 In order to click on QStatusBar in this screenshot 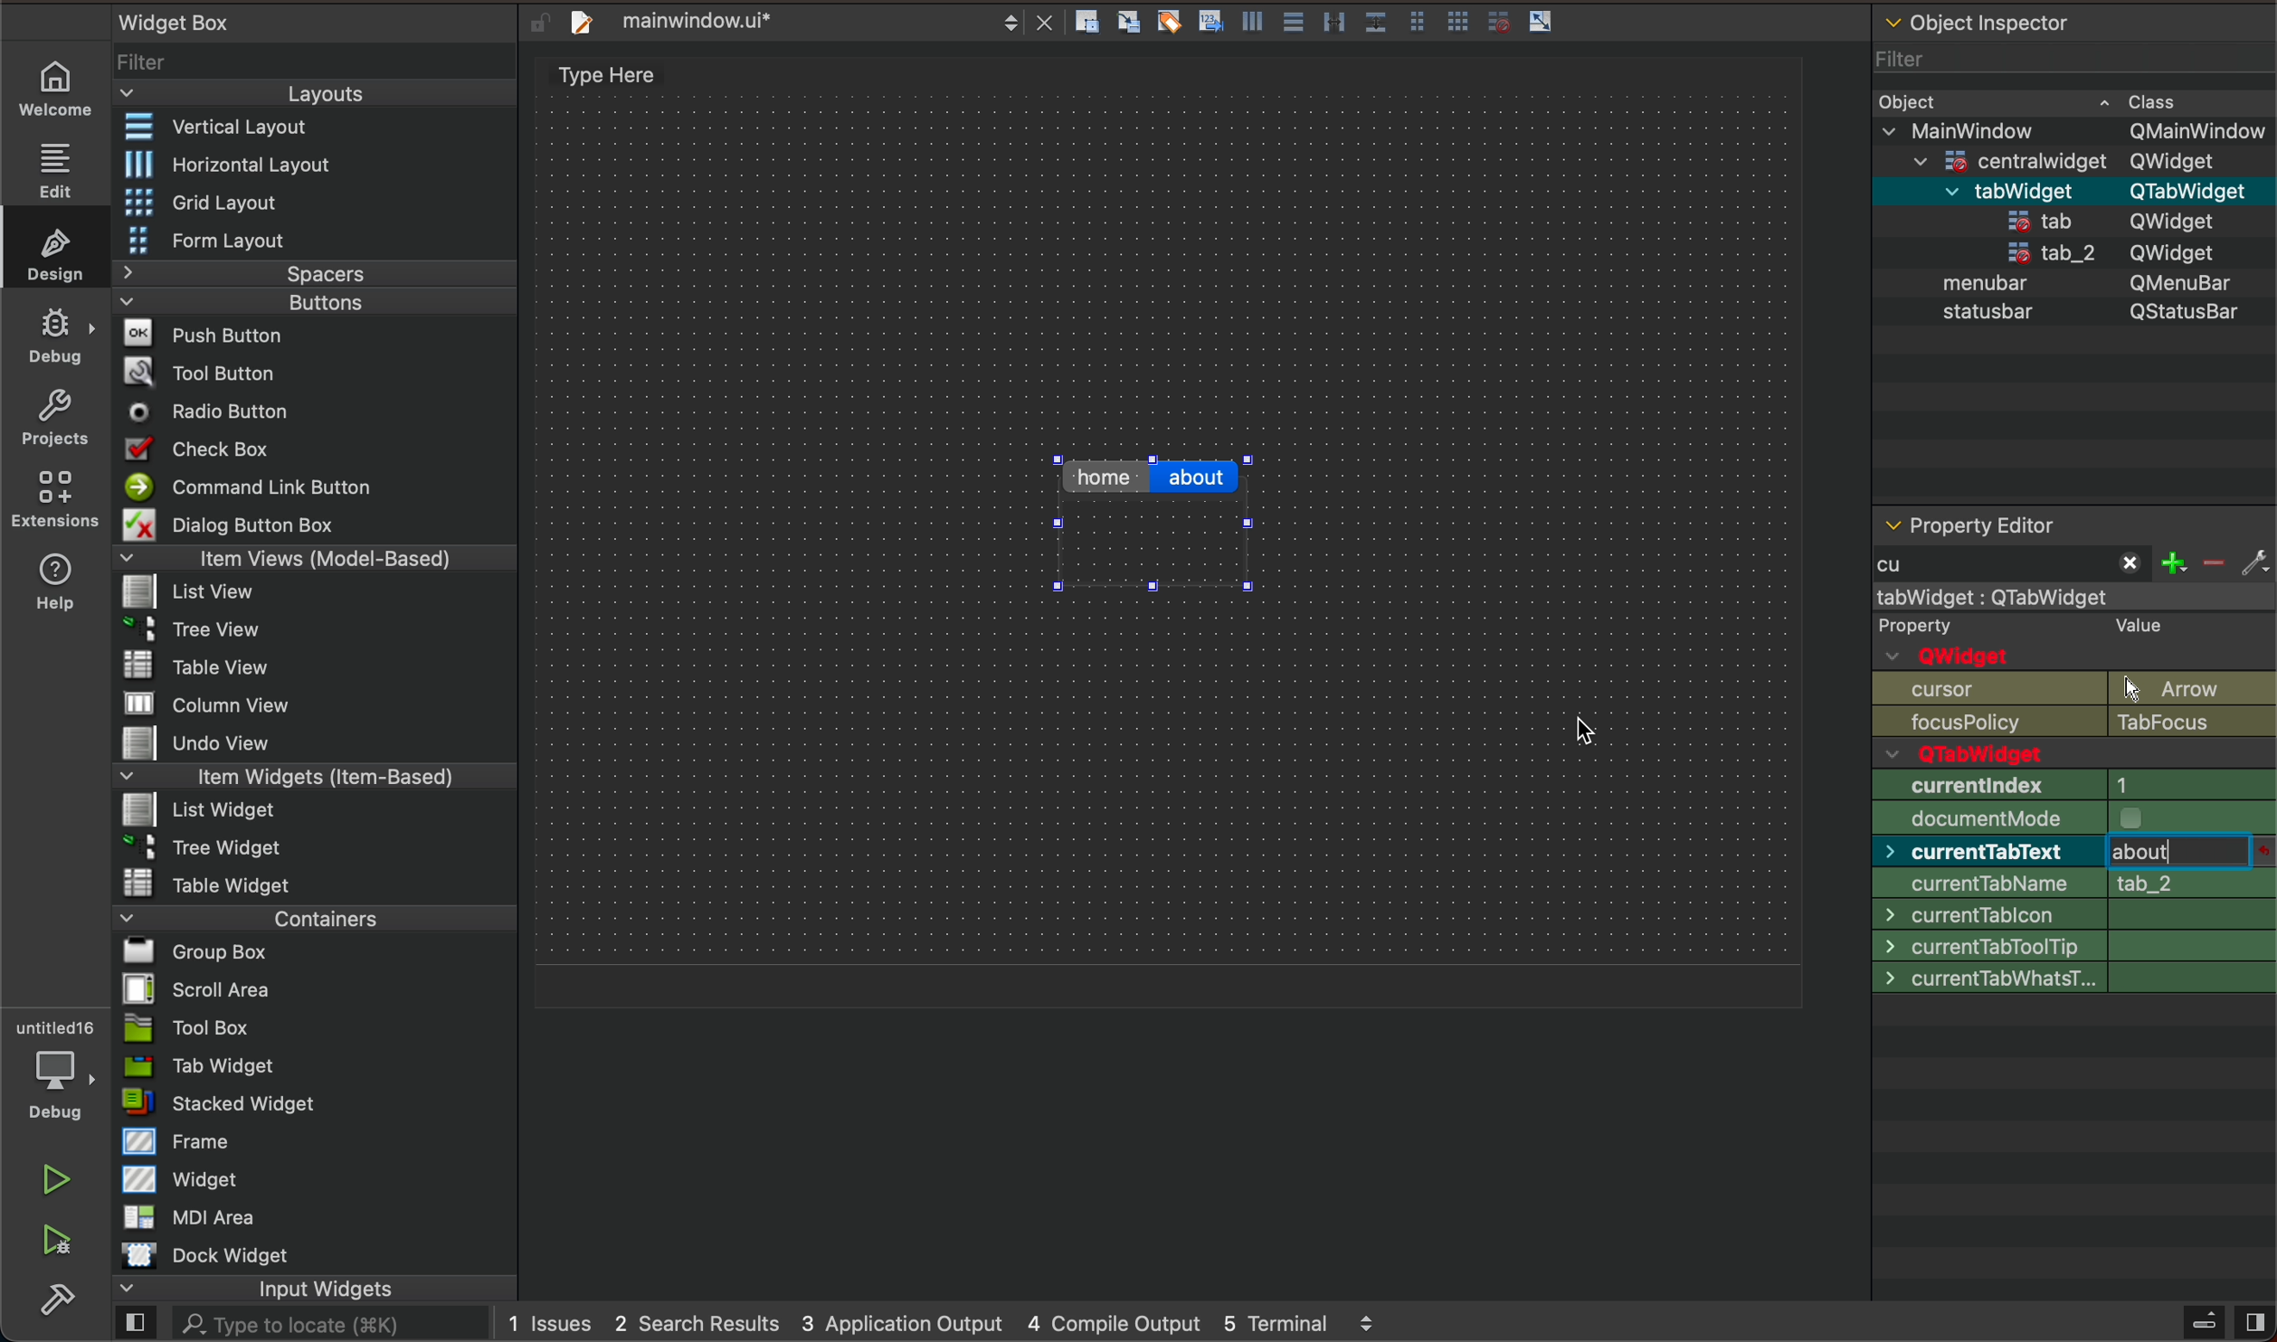, I will do `click(2167, 311)`.